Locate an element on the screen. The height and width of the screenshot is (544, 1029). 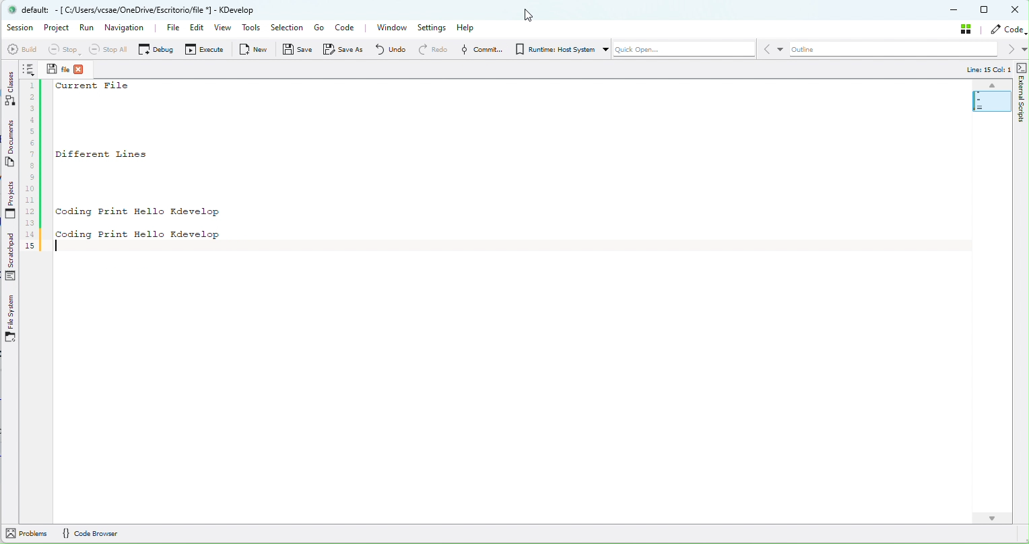
Go is located at coordinates (319, 28).